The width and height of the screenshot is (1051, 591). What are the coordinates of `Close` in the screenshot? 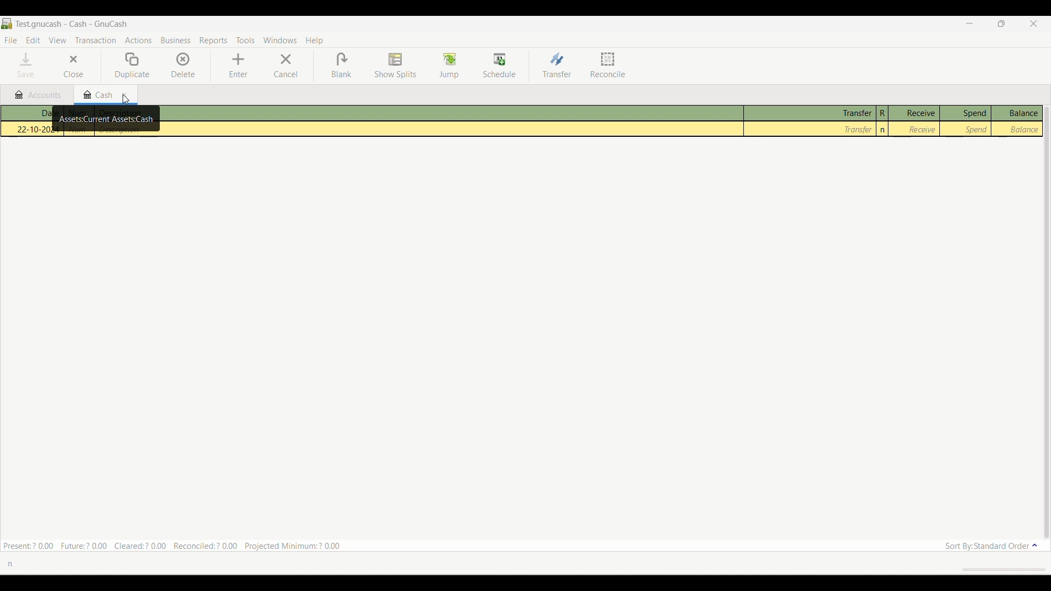 It's located at (74, 65).